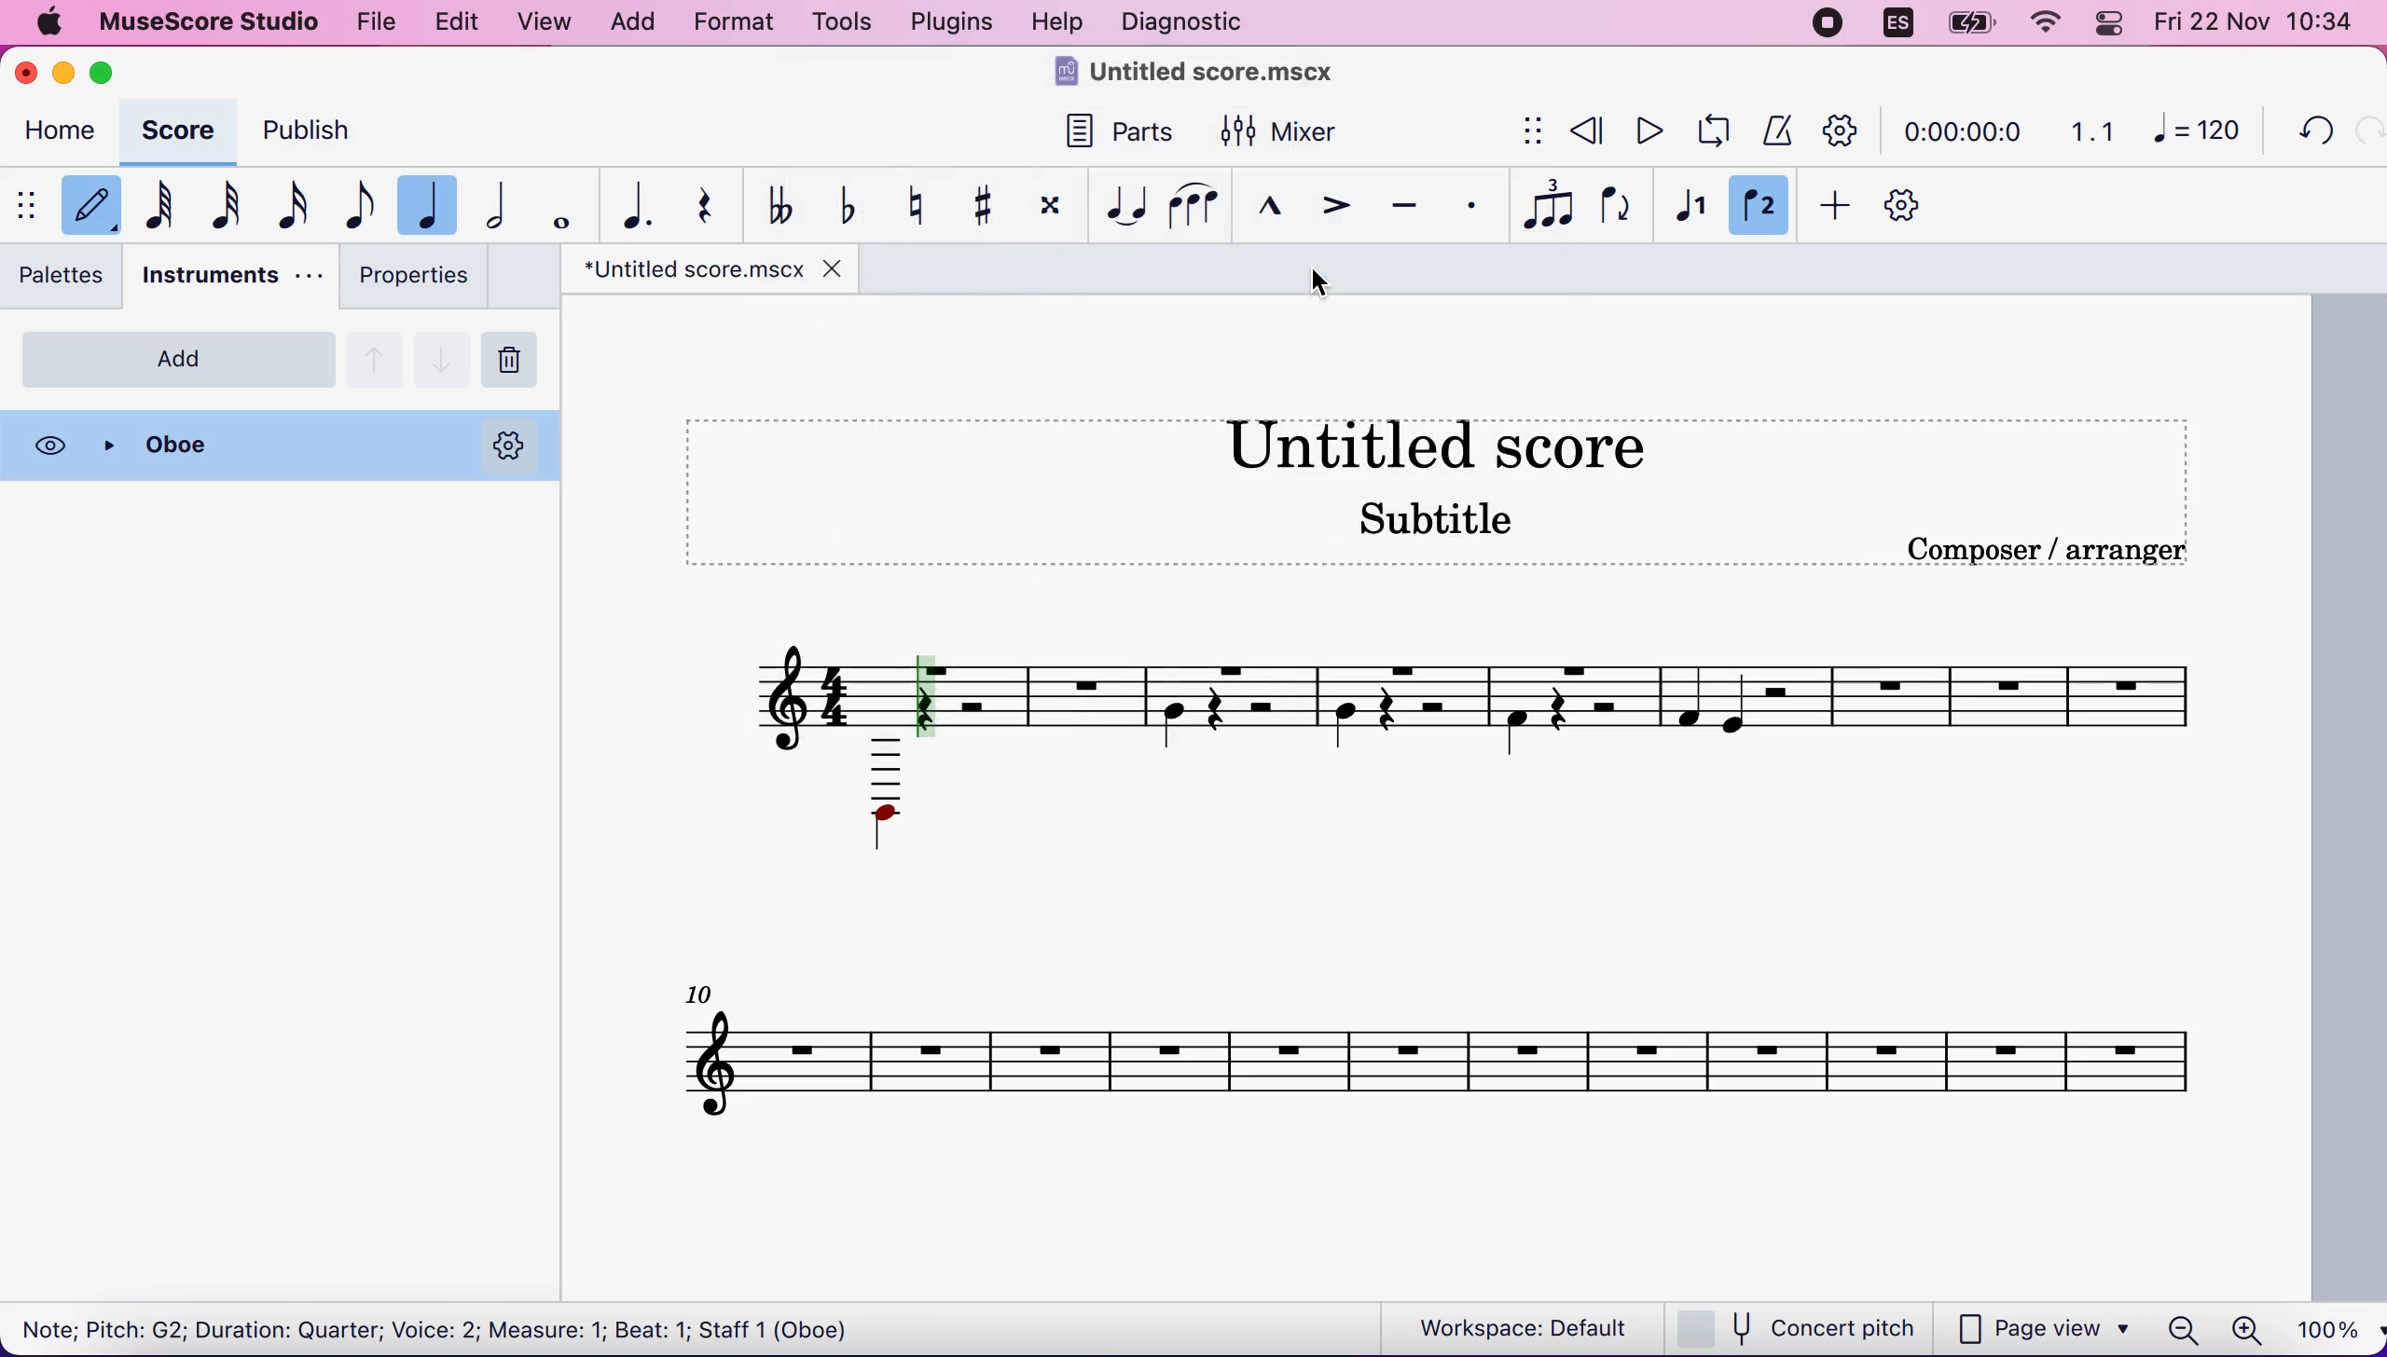 This screenshot has height=1357, width=2387. I want to click on marcato, so click(1281, 209).